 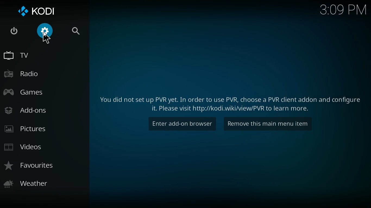 What do you see at coordinates (36, 56) in the screenshot?
I see `tv` at bounding box center [36, 56].